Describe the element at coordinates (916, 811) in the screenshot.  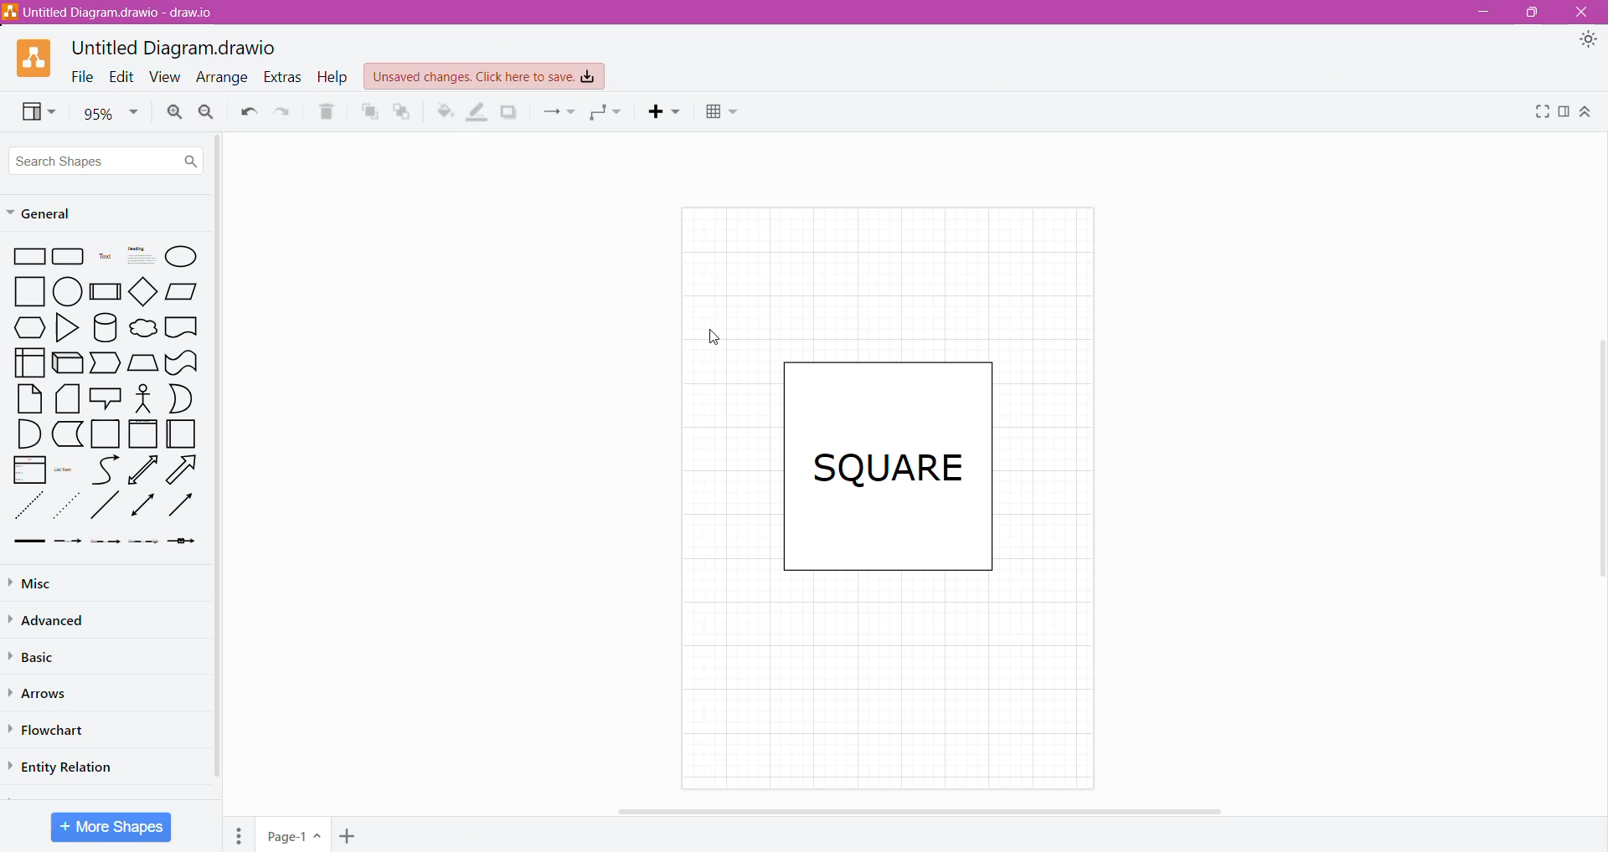
I see `Horizontal Scroll Bar` at that location.